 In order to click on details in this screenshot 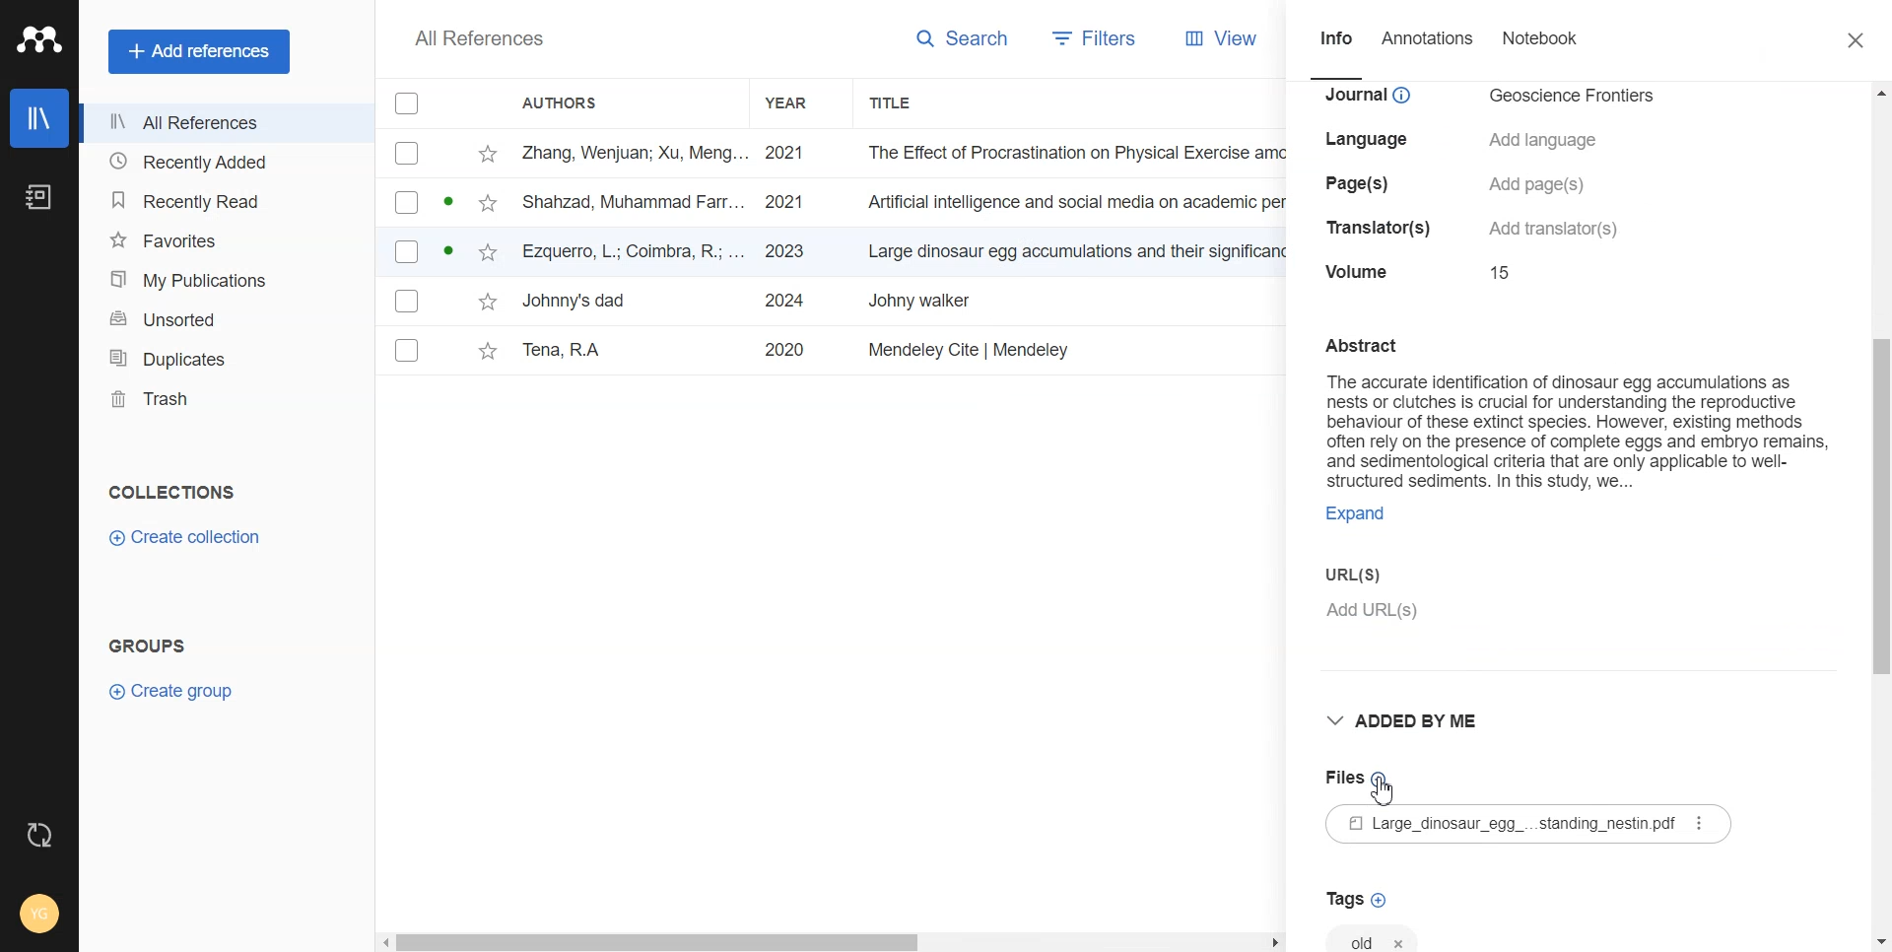, I will do `click(1375, 98)`.